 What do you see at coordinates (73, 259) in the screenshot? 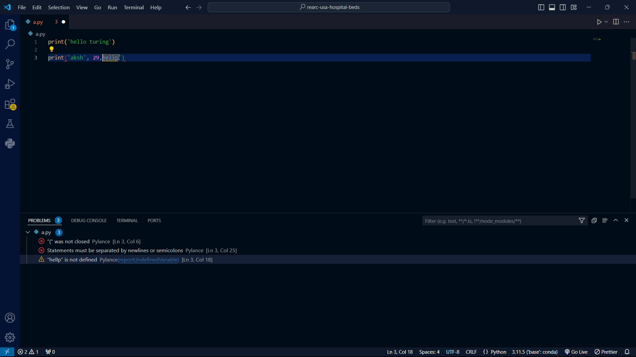
I see `activity code` at bounding box center [73, 259].